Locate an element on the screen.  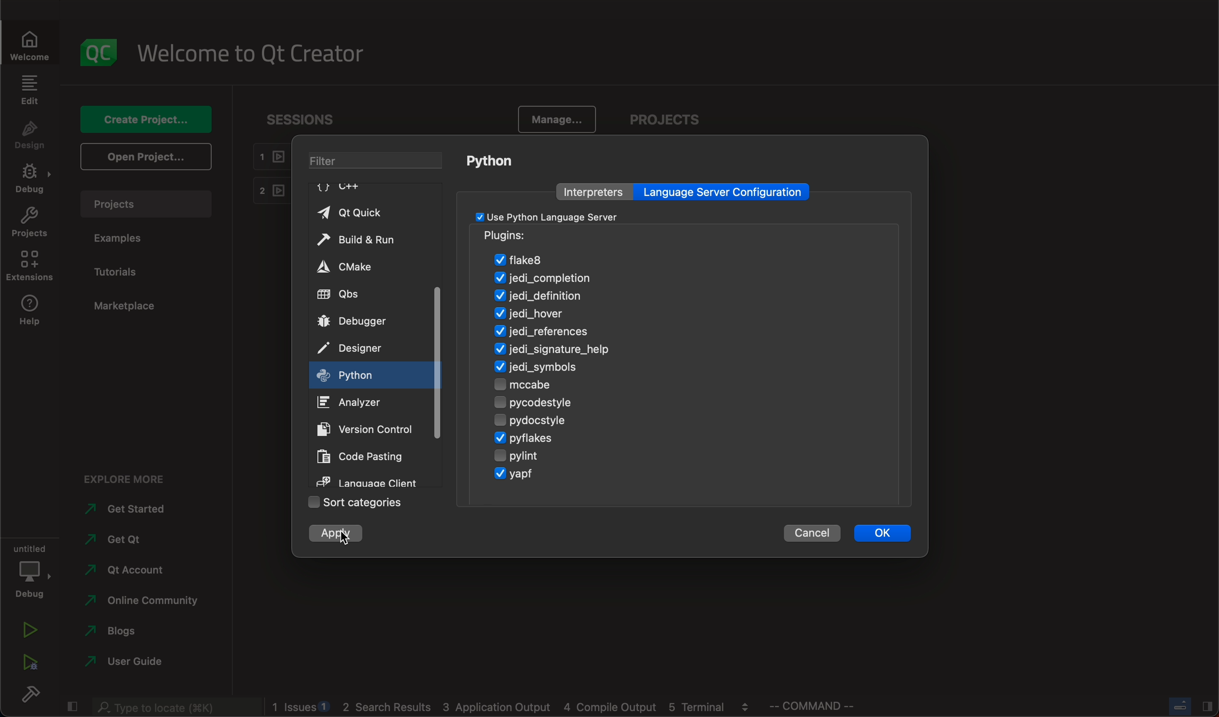
started is located at coordinates (132, 511).